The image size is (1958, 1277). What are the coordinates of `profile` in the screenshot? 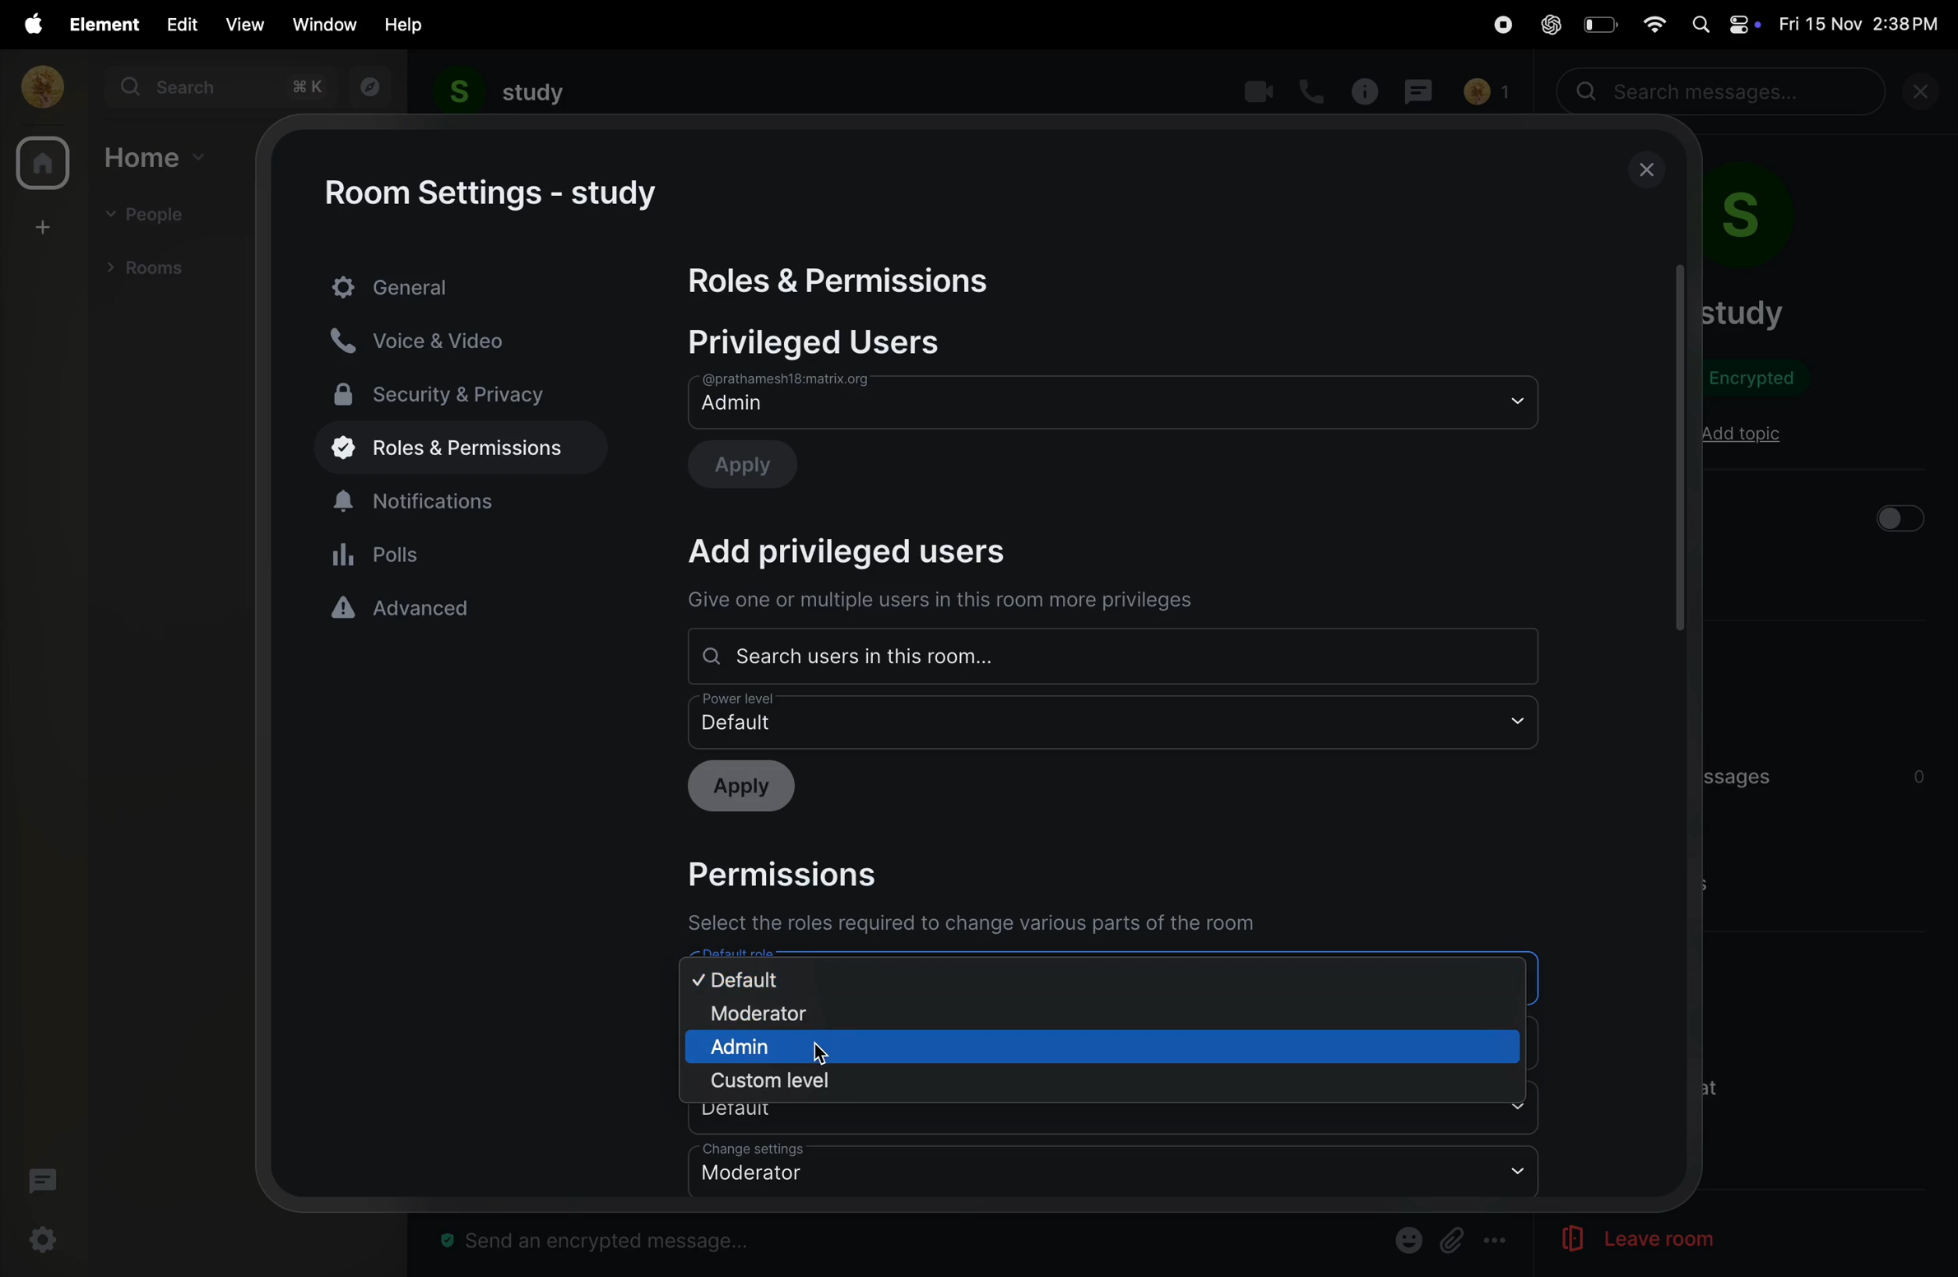 It's located at (37, 86).